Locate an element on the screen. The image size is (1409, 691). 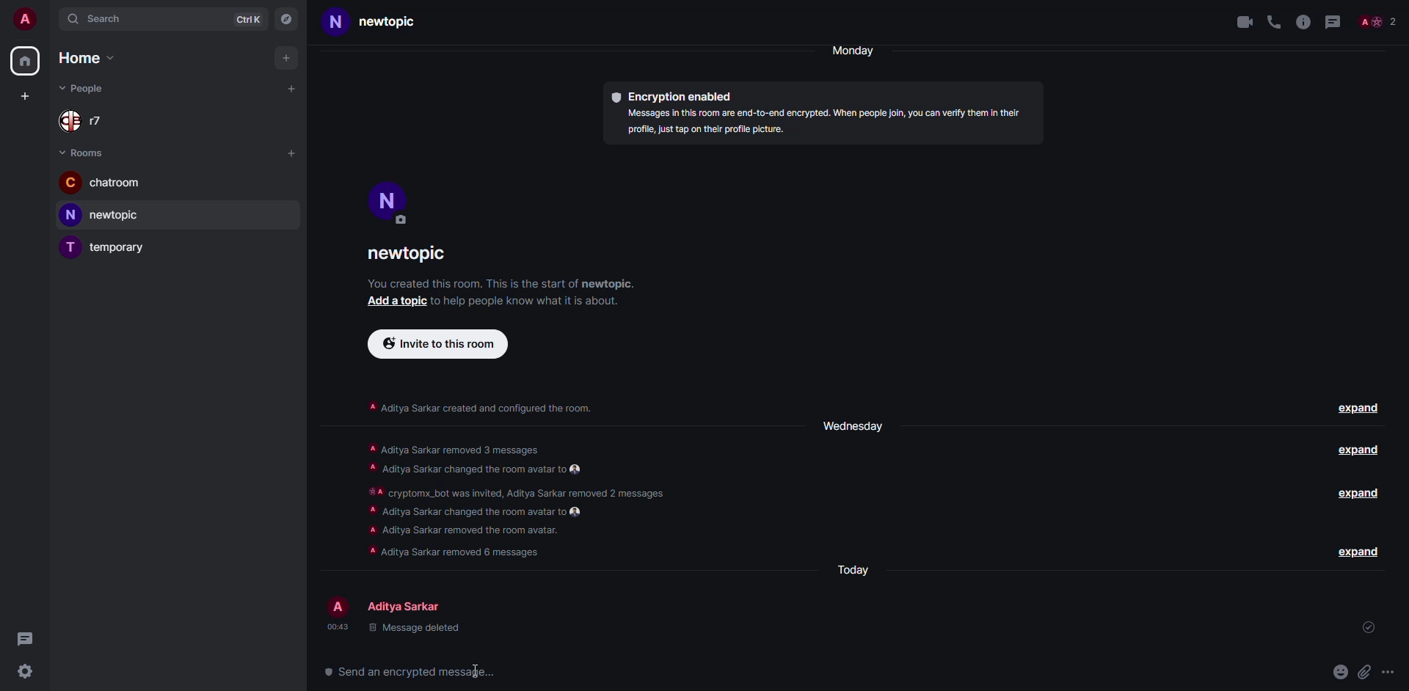
attach is located at coordinates (1366, 671).